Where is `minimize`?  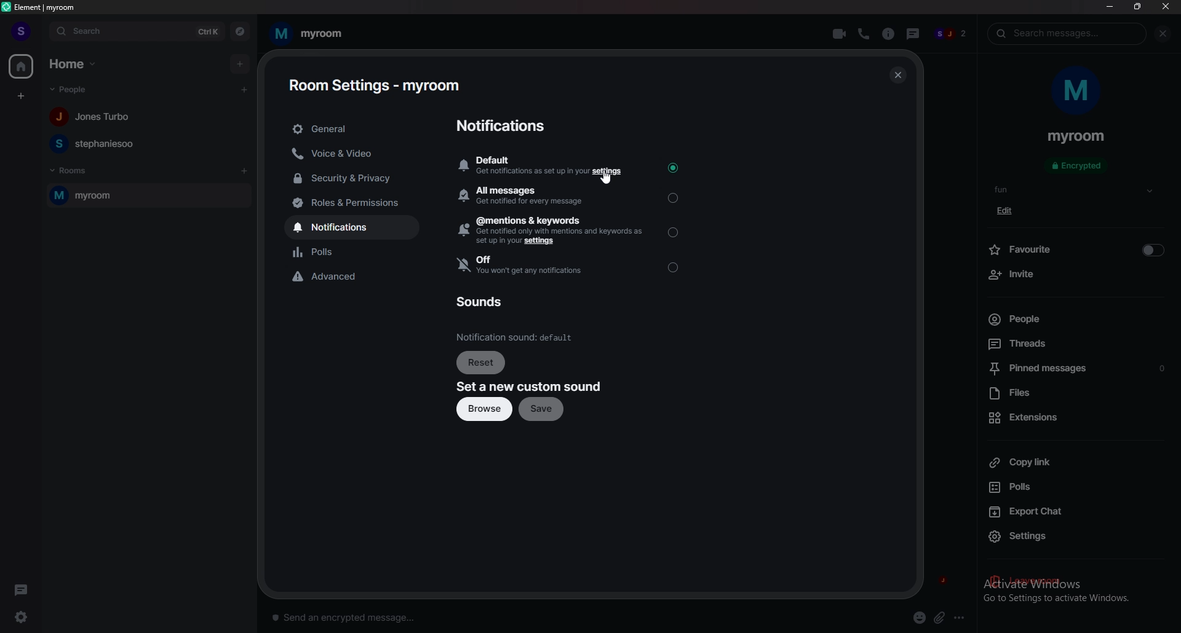 minimize is located at coordinates (1110, 6).